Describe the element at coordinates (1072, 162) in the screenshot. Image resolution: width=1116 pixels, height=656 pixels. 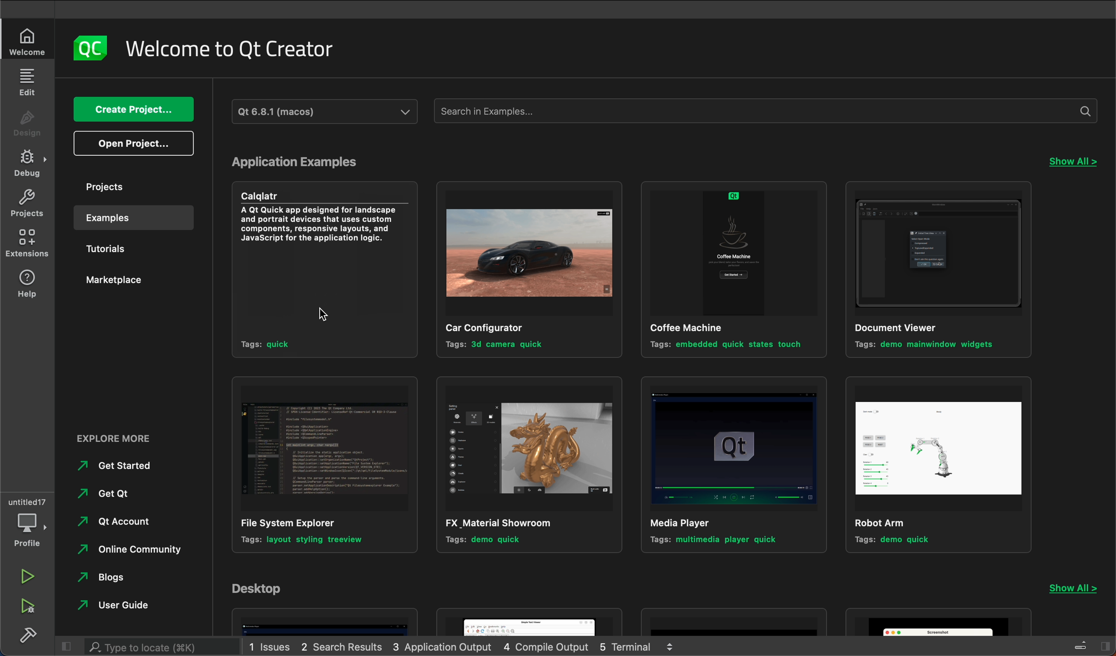
I see `show all` at that location.